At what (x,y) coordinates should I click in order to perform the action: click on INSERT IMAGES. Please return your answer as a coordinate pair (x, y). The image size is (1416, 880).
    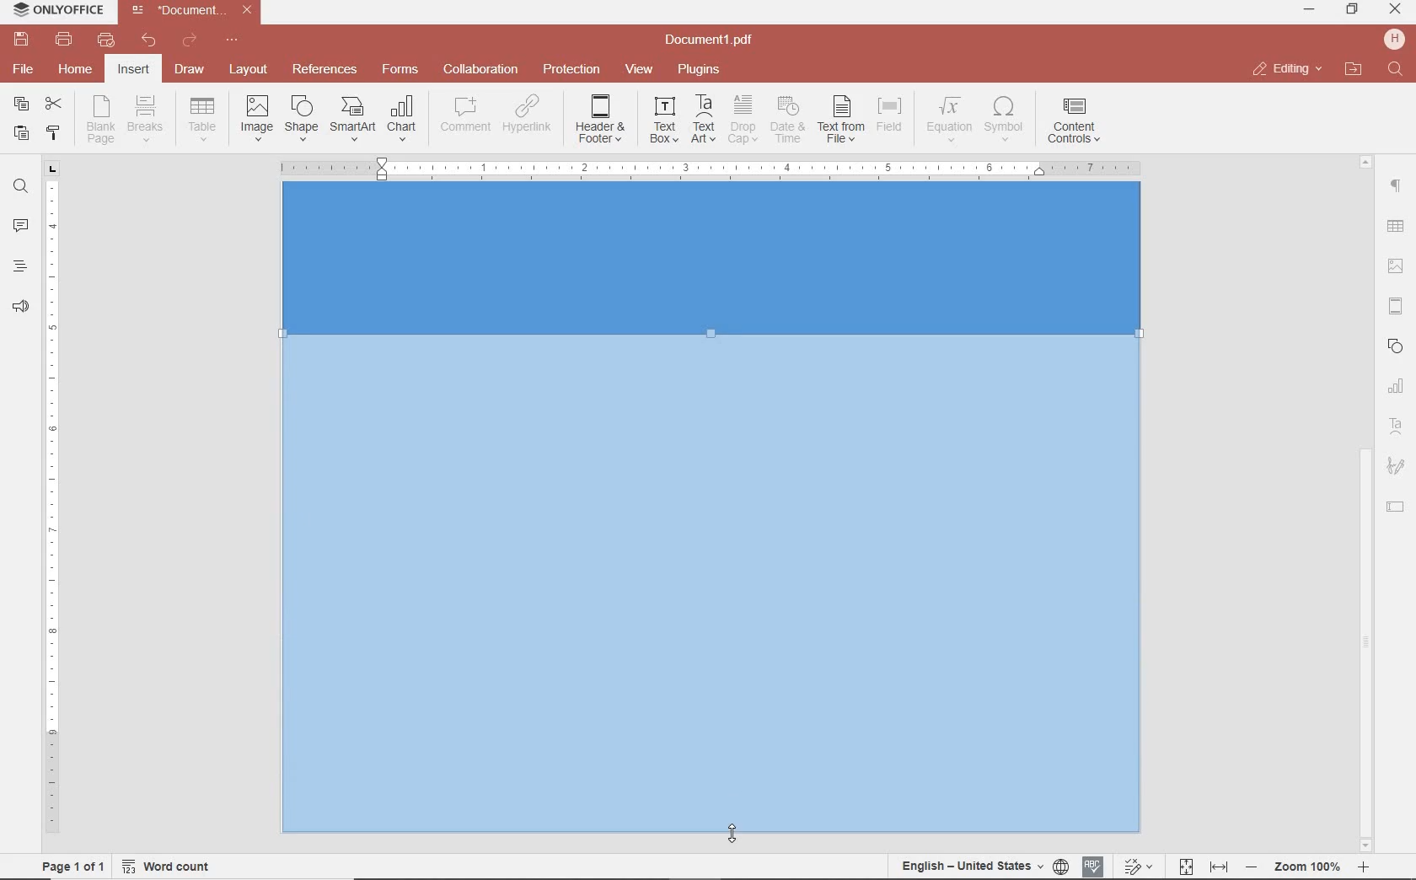
    Looking at the image, I should click on (257, 117).